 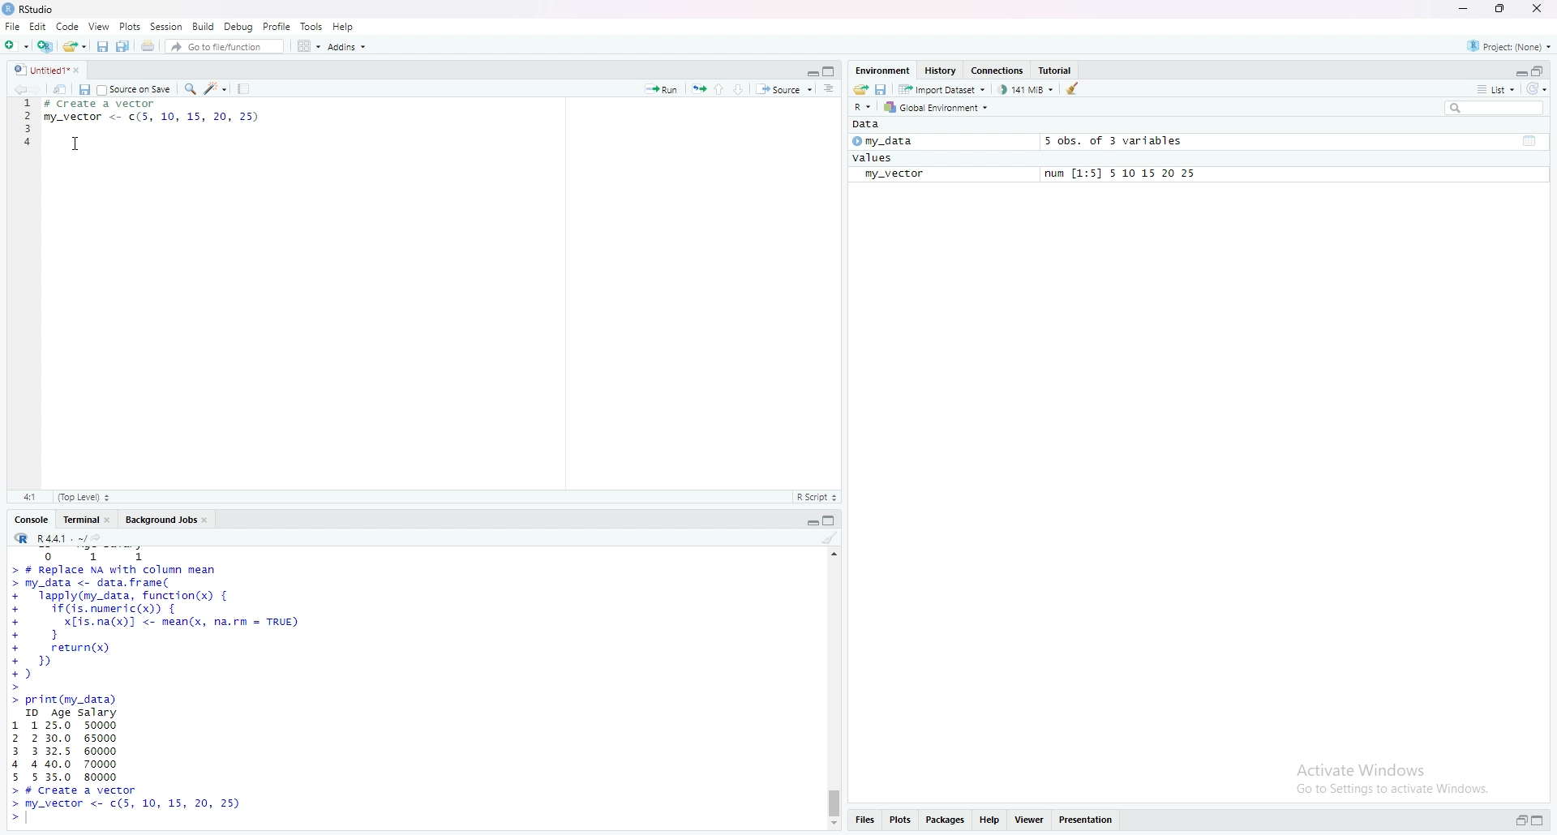 I want to click on Addins, so click(x=348, y=48).